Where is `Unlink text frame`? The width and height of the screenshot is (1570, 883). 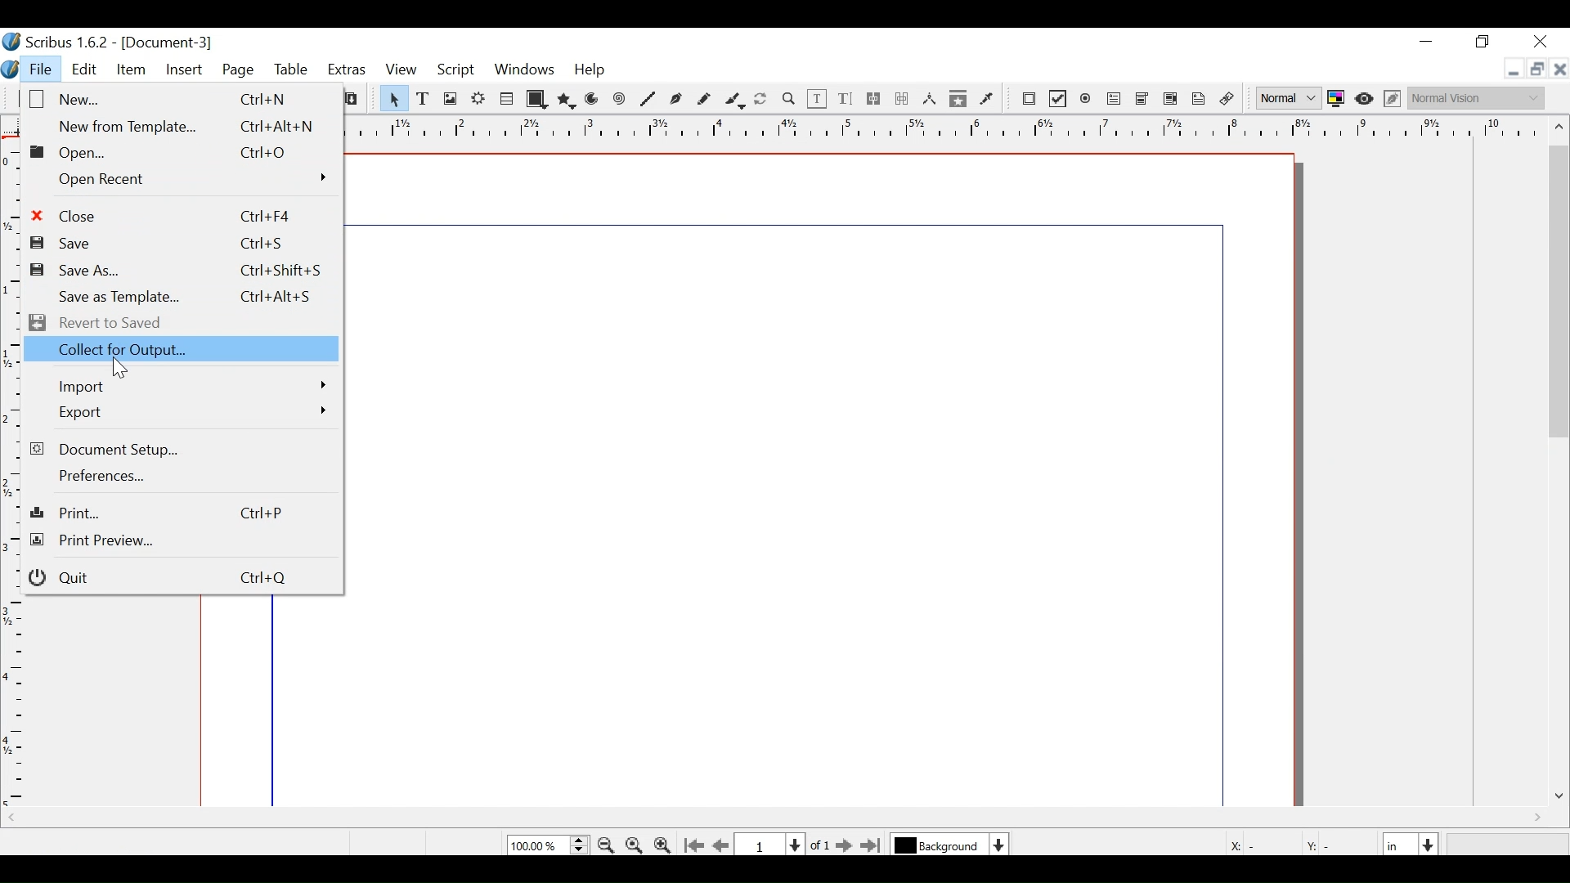 Unlink text frame is located at coordinates (902, 99).